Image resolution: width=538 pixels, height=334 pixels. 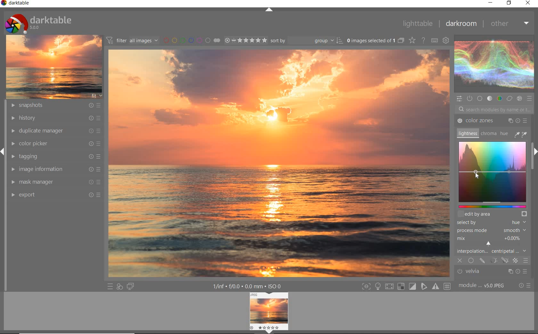 I want to click on FITER IMAGES, so click(x=132, y=40).